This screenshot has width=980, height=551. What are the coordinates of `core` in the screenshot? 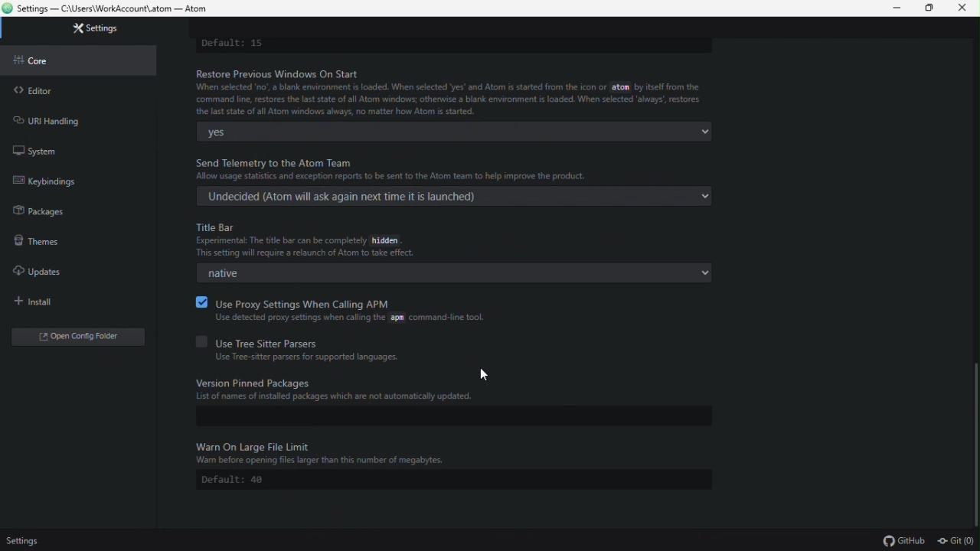 It's located at (42, 60).